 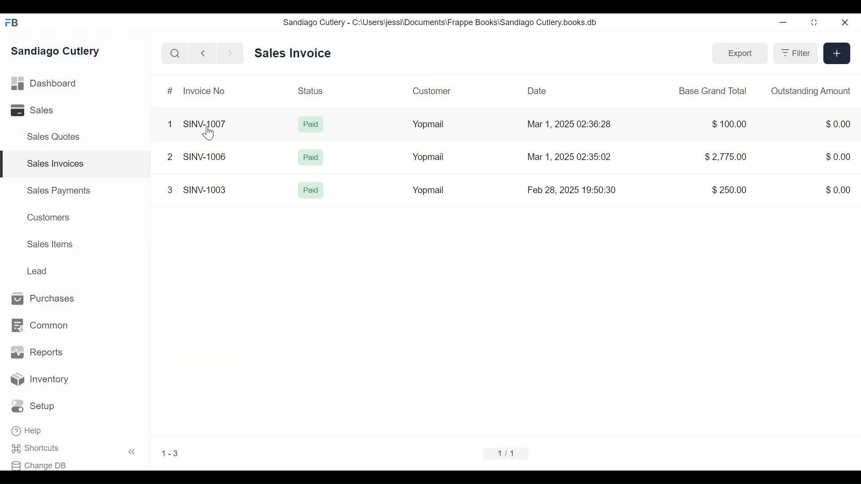 What do you see at coordinates (56, 50) in the screenshot?
I see `Sandiago Cutlery` at bounding box center [56, 50].